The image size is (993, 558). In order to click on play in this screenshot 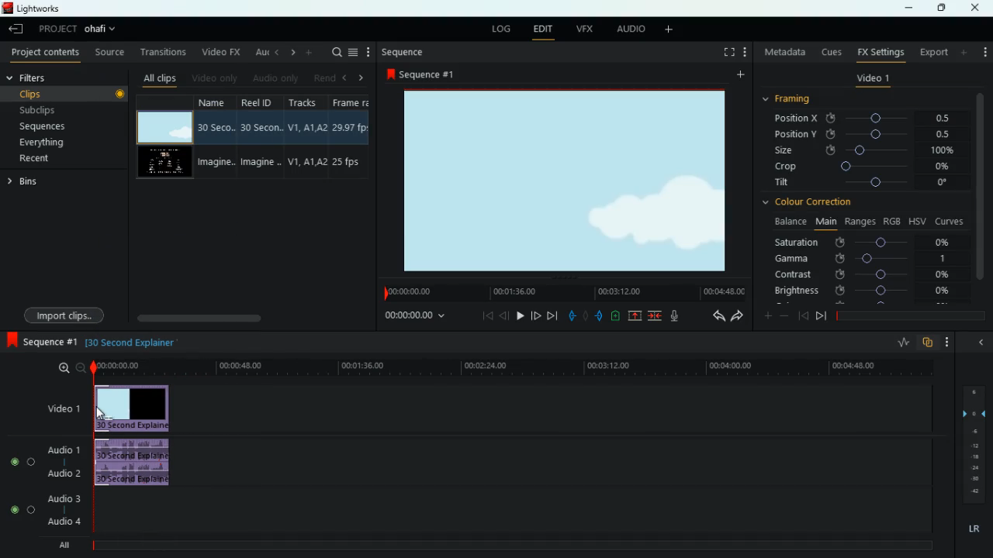, I will do `click(520, 316)`.